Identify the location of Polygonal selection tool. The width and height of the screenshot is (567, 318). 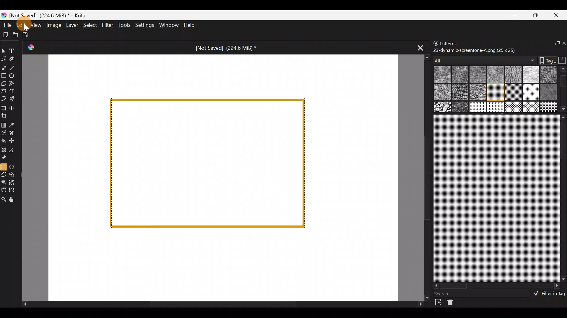
(4, 174).